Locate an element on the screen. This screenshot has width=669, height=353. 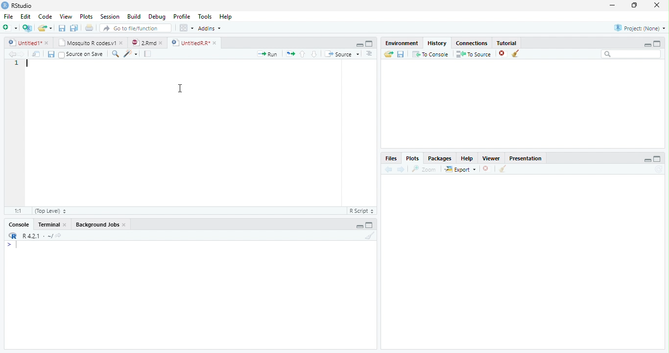
Profile is located at coordinates (182, 17).